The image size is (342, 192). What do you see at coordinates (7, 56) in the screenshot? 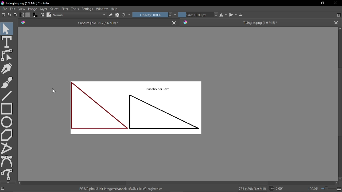
I see `Edit shapes tool` at bounding box center [7, 56].